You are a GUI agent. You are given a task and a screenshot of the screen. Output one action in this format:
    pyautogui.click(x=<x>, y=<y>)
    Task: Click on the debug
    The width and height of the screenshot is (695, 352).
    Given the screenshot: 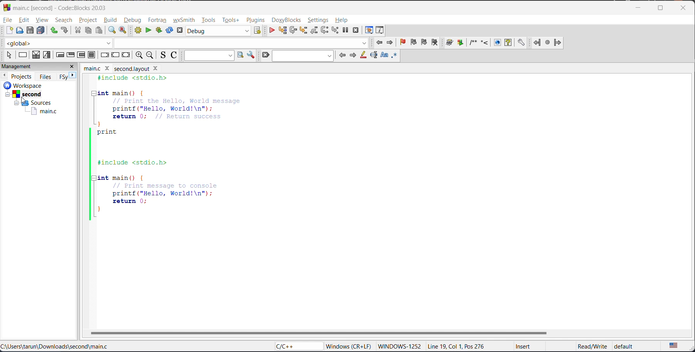 What is the action you would take?
    pyautogui.click(x=273, y=31)
    